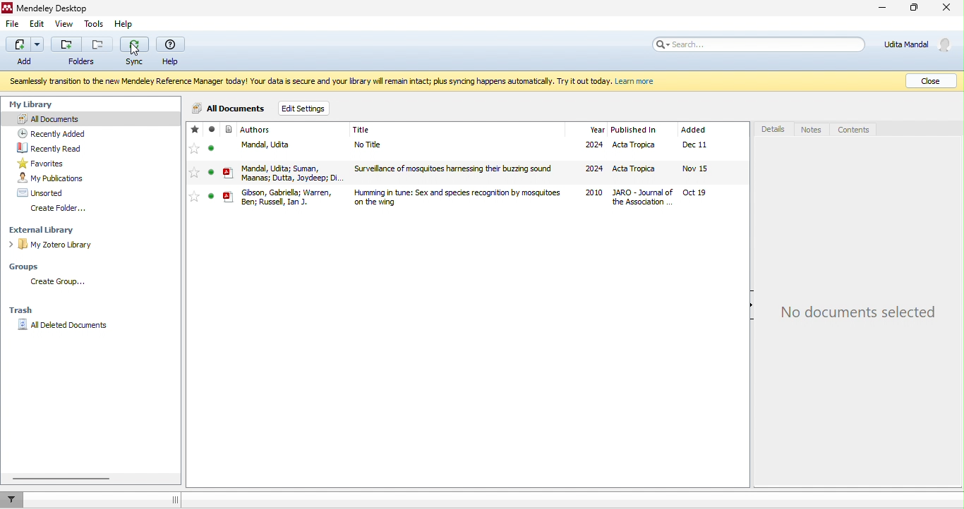  Describe the element at coordinates (92, 25) in the screenshot. I see `tools` at that location.